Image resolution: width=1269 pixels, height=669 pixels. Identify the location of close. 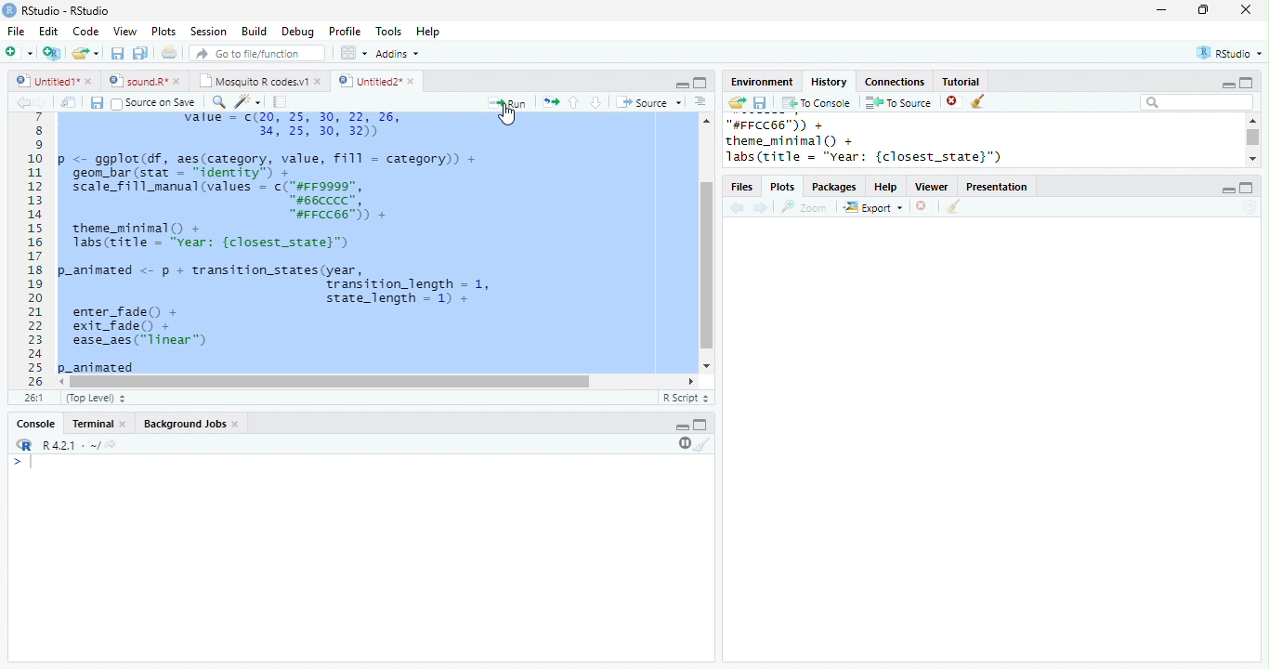
(412, 81).